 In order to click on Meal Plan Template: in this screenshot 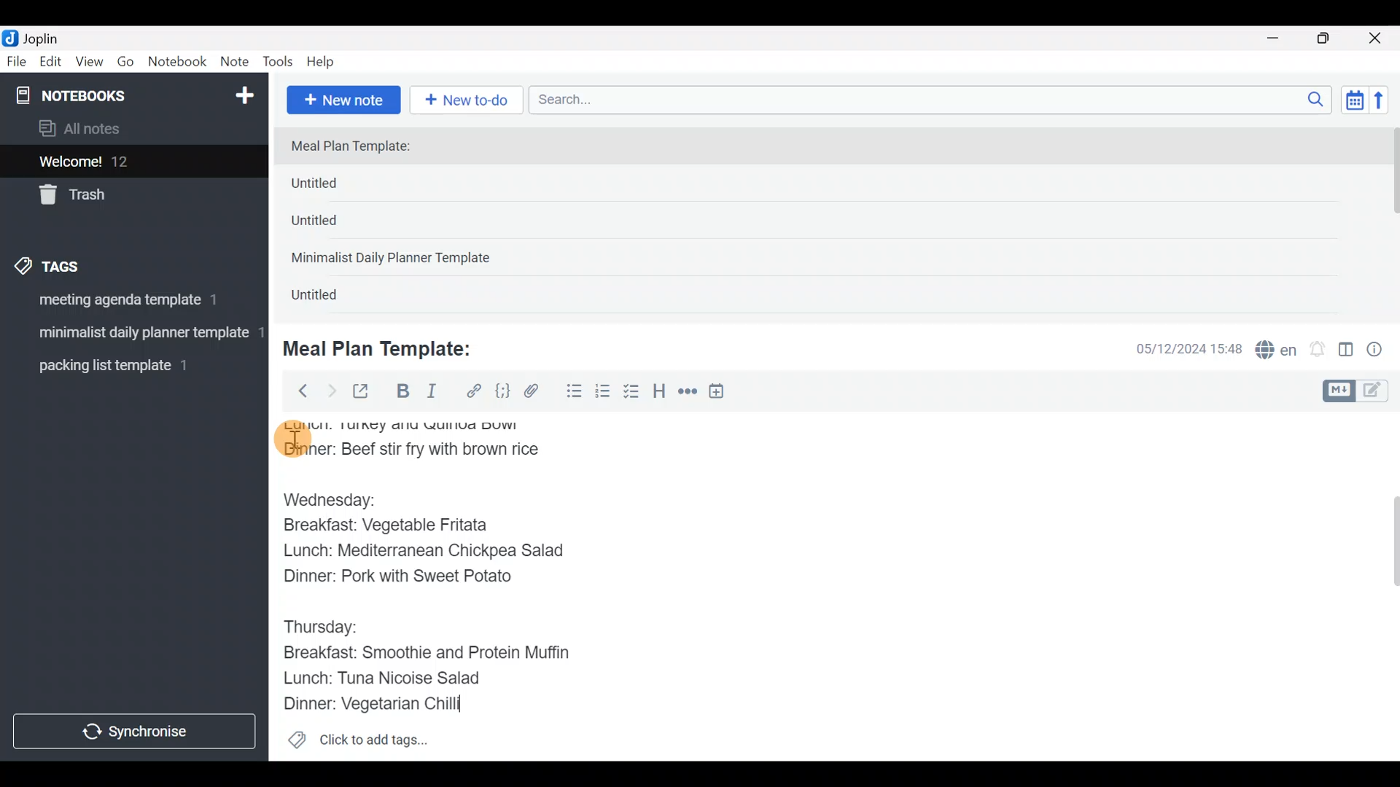, I will do `click(386, 347)`.